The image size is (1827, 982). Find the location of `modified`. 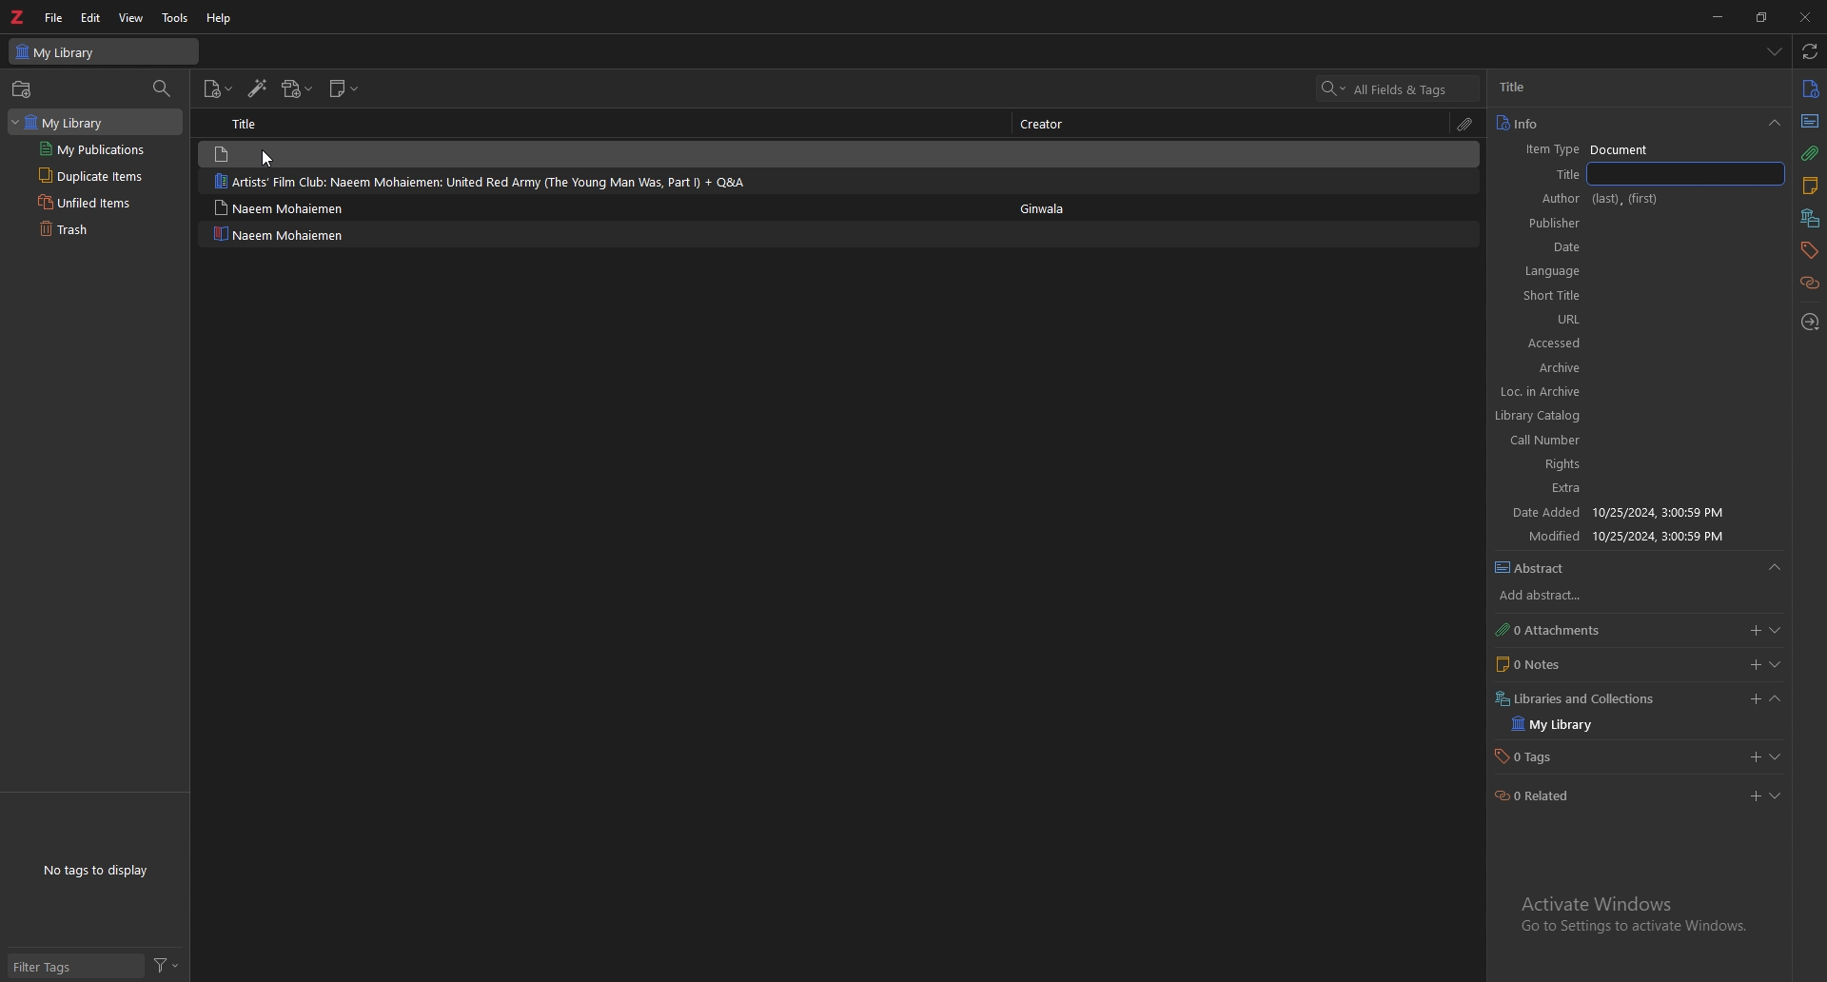

modified is located at coordinates (1545, 754).